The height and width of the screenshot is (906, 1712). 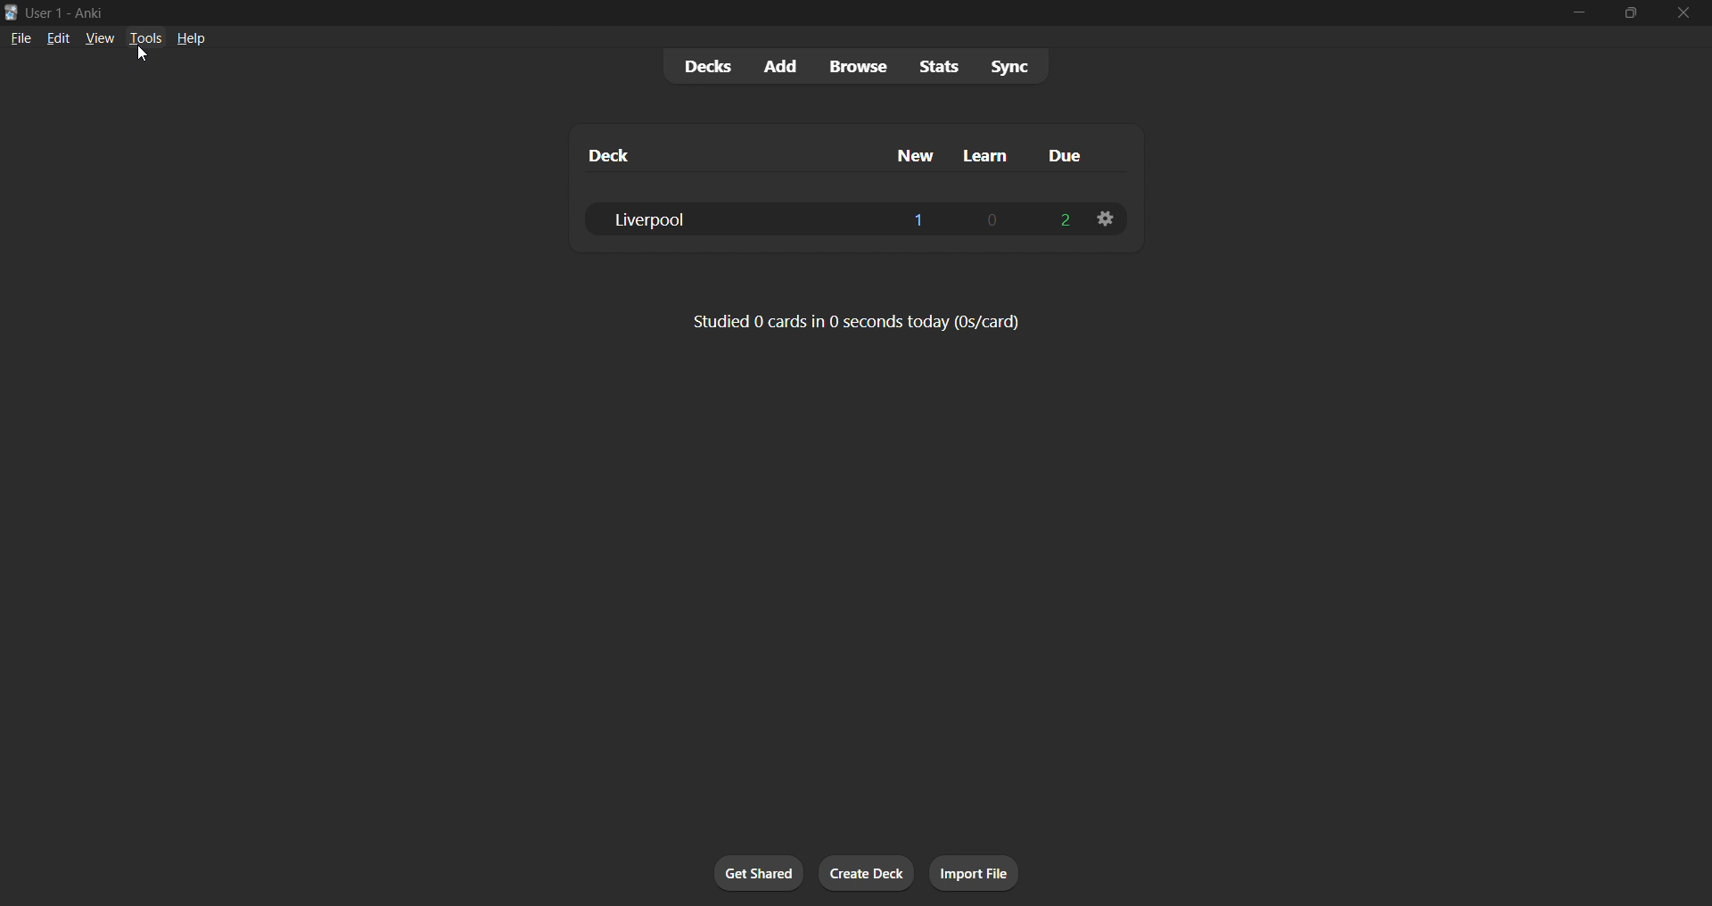 What do you see at coordinates (144, 54) in the screenshot?
I see `cursor` at bounding box center [144, 54].